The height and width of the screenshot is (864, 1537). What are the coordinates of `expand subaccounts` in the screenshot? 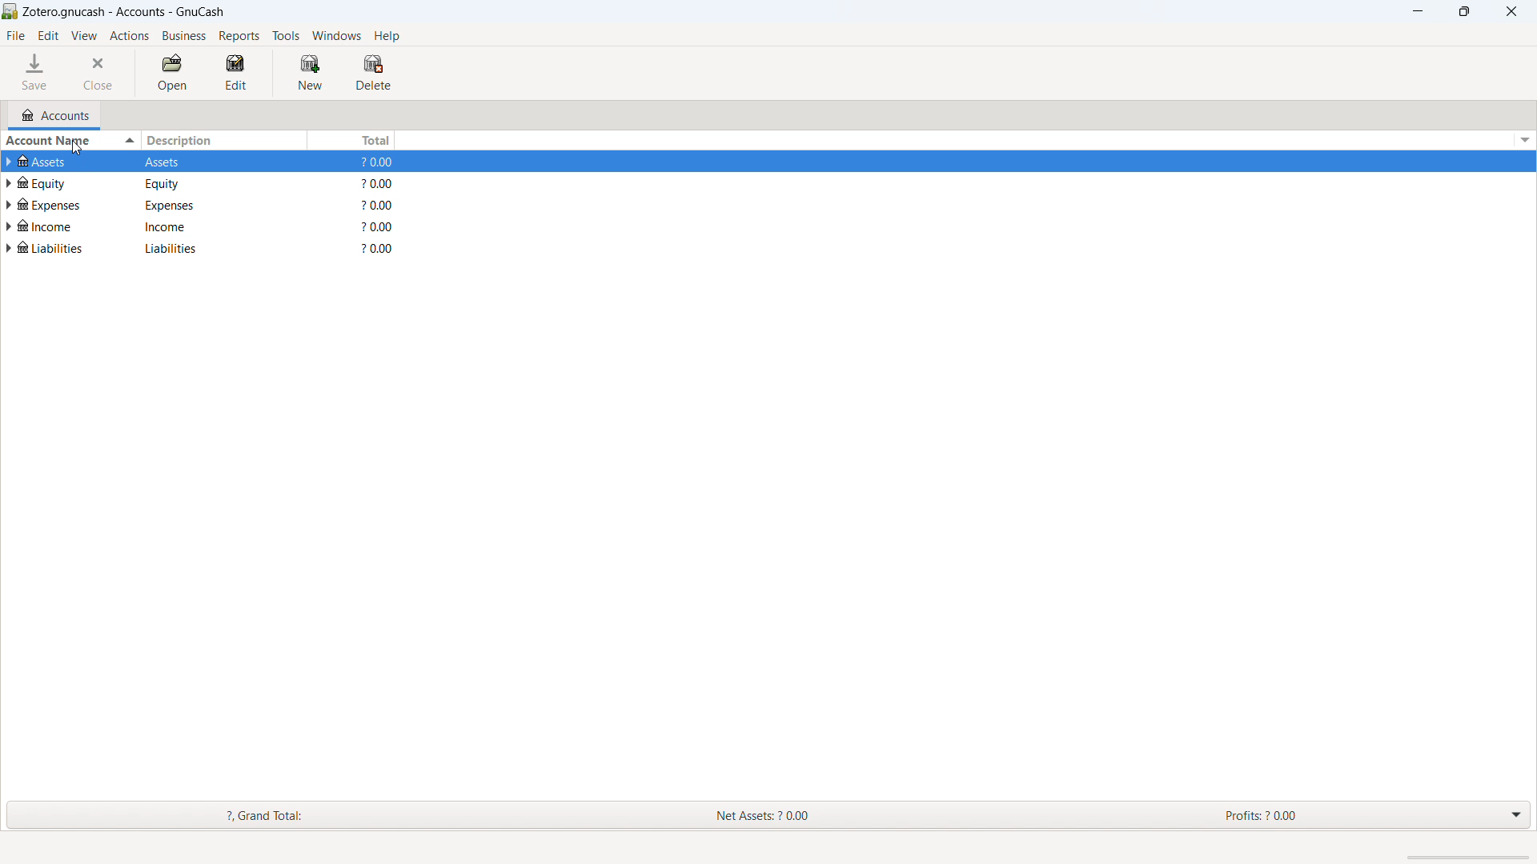 It's located at (10, 182).